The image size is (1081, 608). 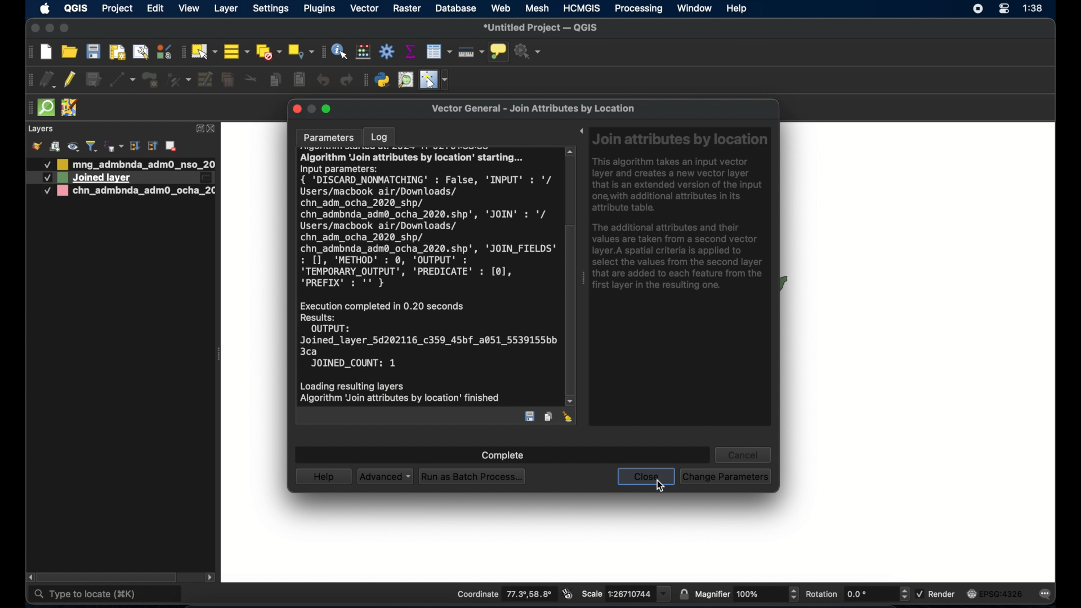 What do you see at coordinates (95, 79) in the screenshot?
I see `save edits` at bounding box center [95, 79].